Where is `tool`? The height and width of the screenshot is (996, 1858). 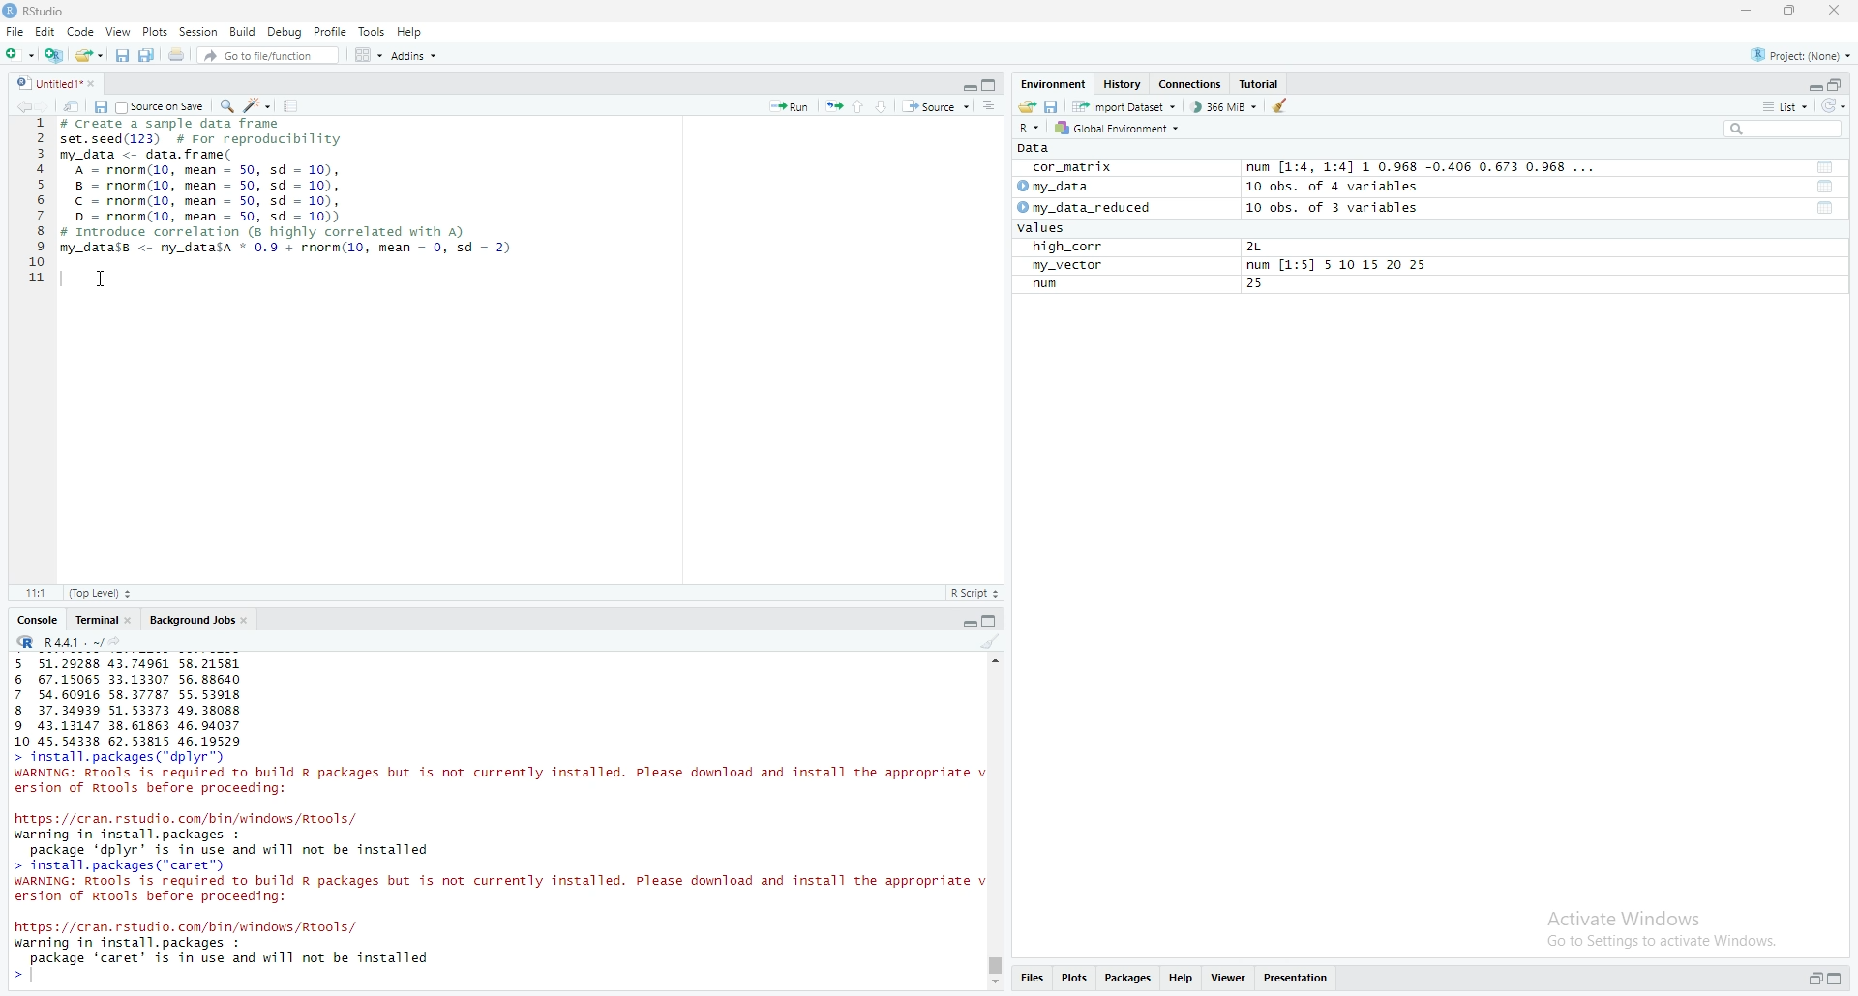 tool is located at coordinates (1828, 208).